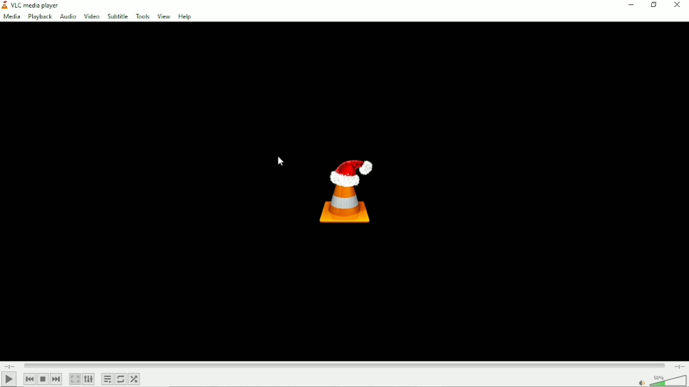 The width and height of the screenshot is (689, 387). Describe the element at coordinates (184, 16) in the screenshot. I see `Help` at that location.